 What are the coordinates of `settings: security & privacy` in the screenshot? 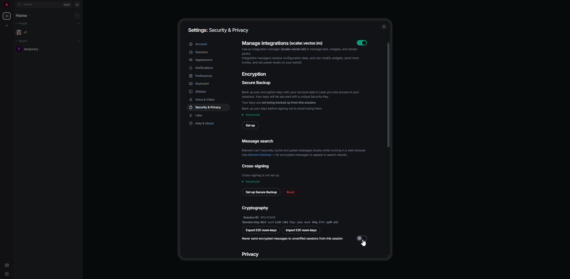 It's located at (220, 31).